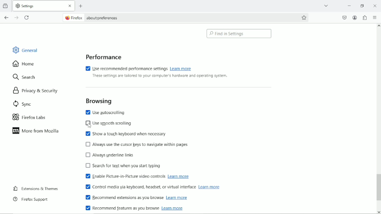 Image resolution: width=381 pixels, height=214 pixels. I want to click on list all tabs, so click(326, 5).